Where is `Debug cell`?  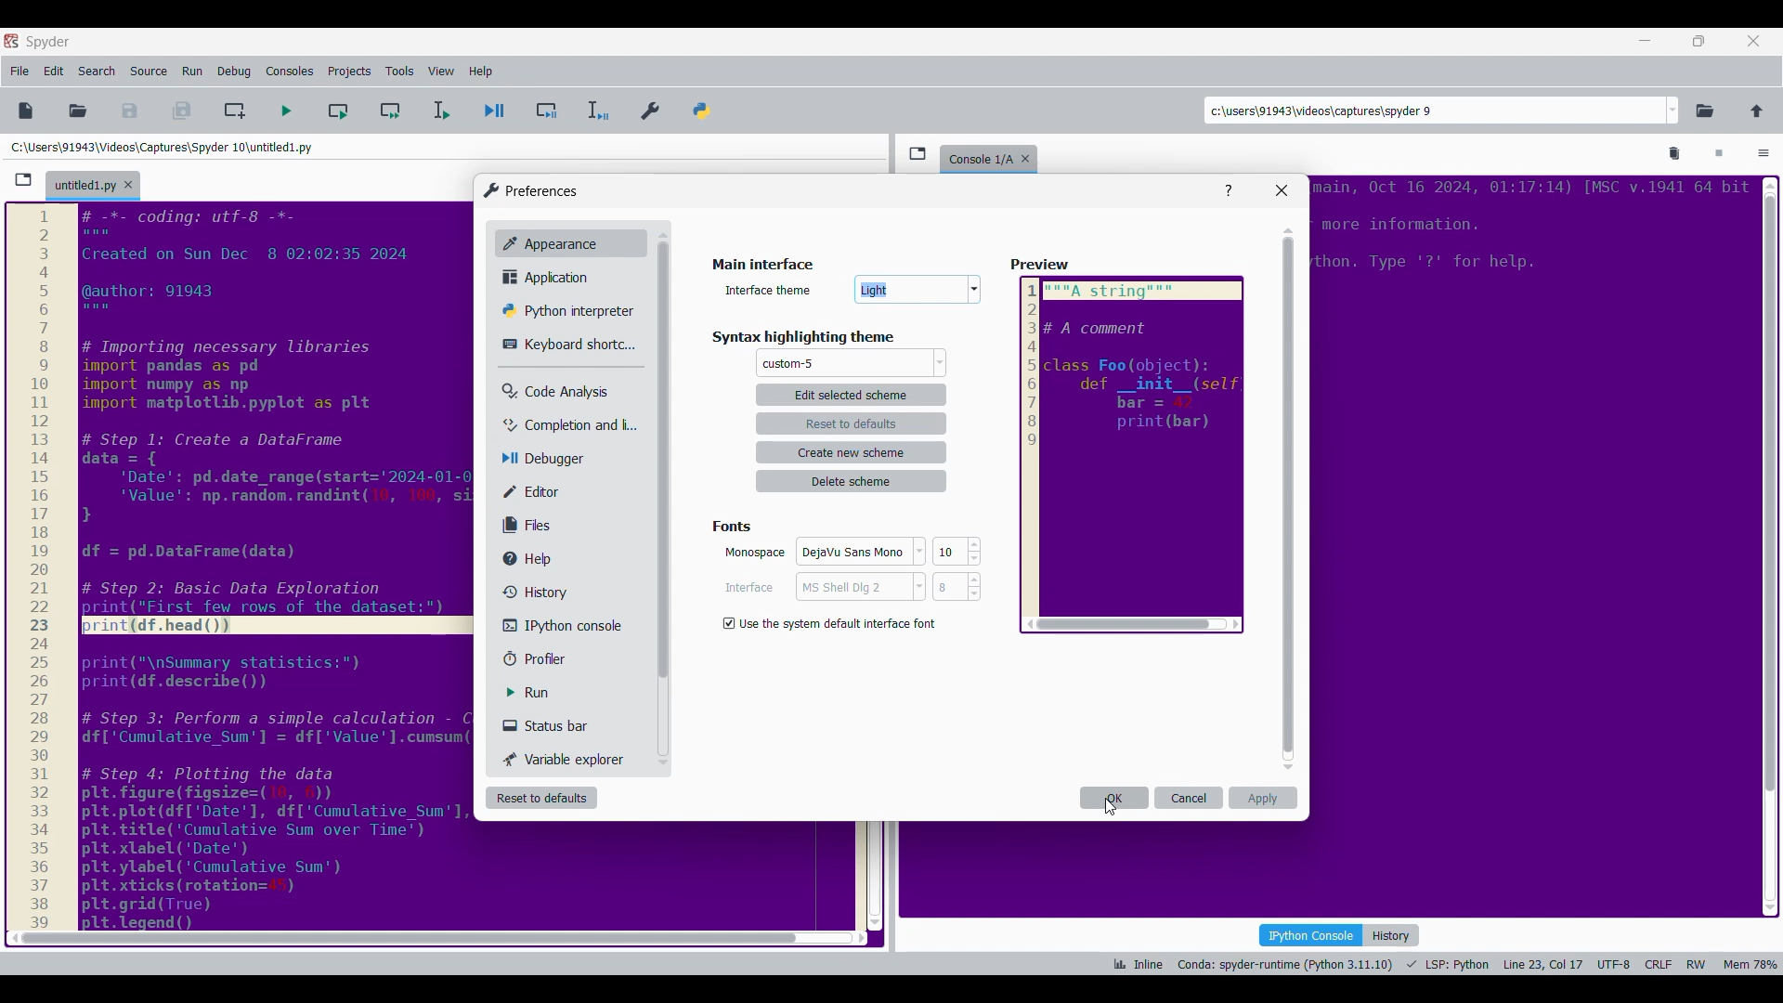
Debug cell is located at coordinates (547, 111).